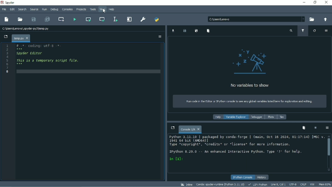 The image size is (332, 187). Describe the element at coordinates (271, 117) in the screenshot. I see `Plots` at that location.